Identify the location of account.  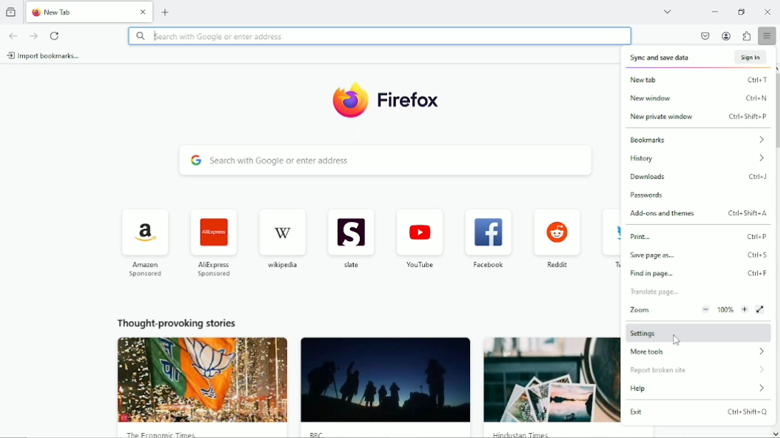
(726, 36).